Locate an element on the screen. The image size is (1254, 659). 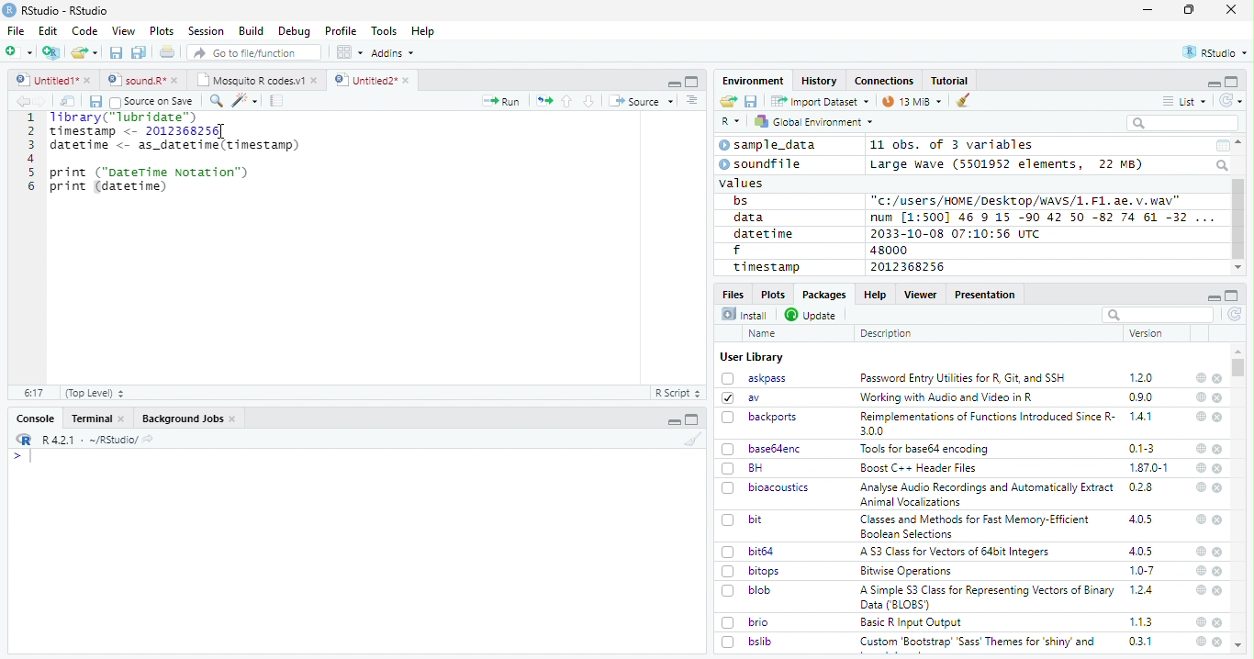
Save is located at coordinates (752, 102).